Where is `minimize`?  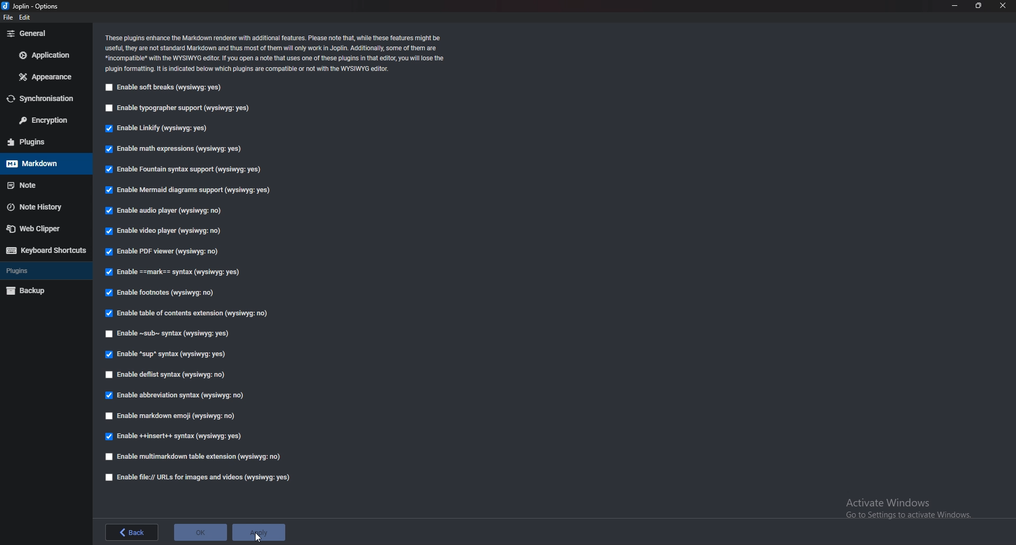
minimize is located at coordinates (956, 5).